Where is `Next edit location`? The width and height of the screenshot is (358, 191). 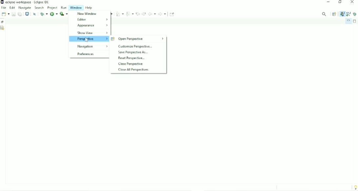 Next edit location is located at coordinates (144, 14).